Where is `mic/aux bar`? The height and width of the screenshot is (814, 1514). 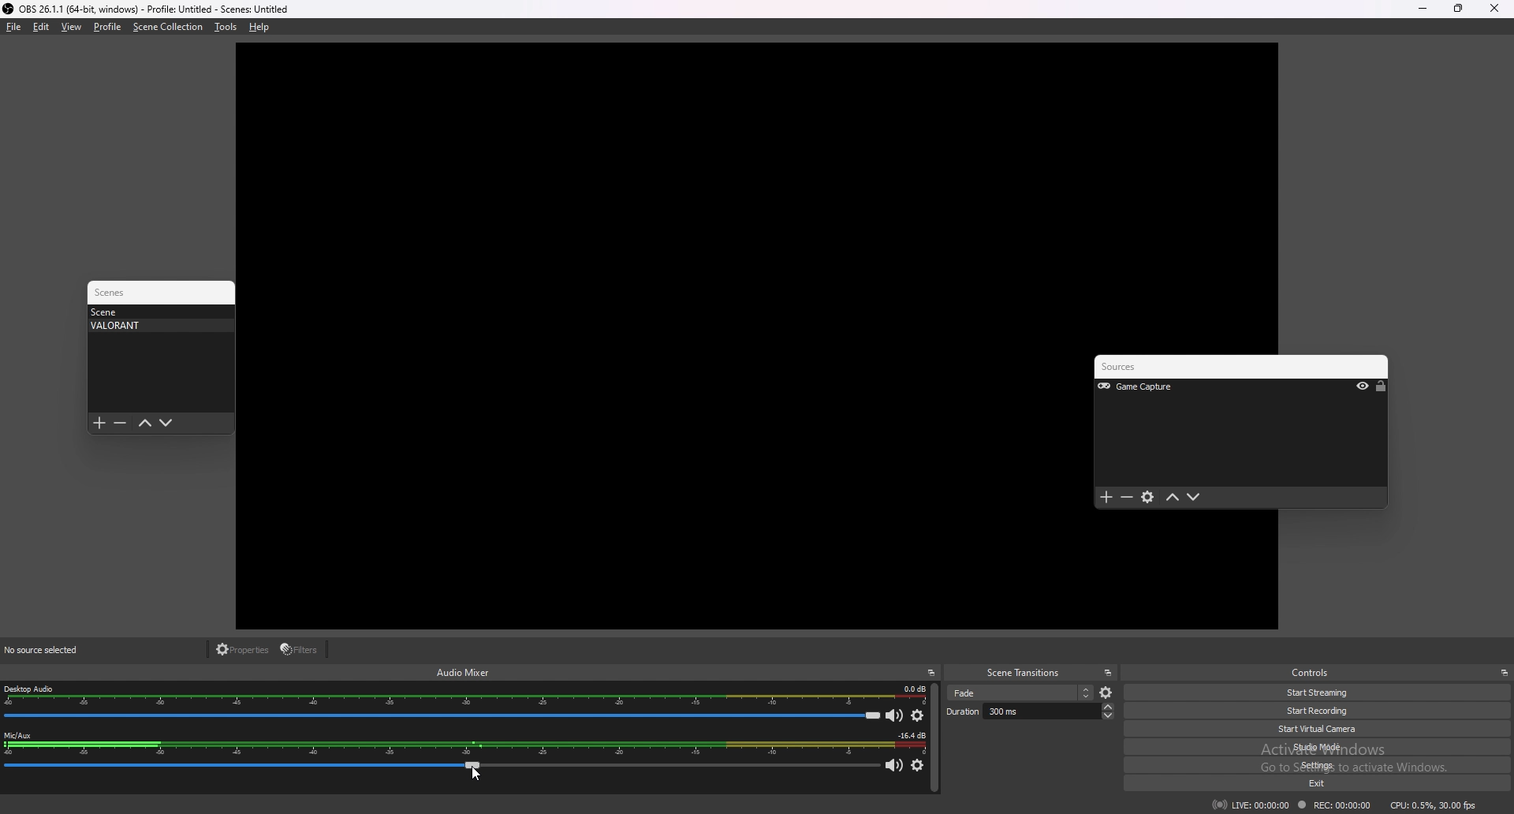
mic/aux bar is located at coordinates (442, 769).